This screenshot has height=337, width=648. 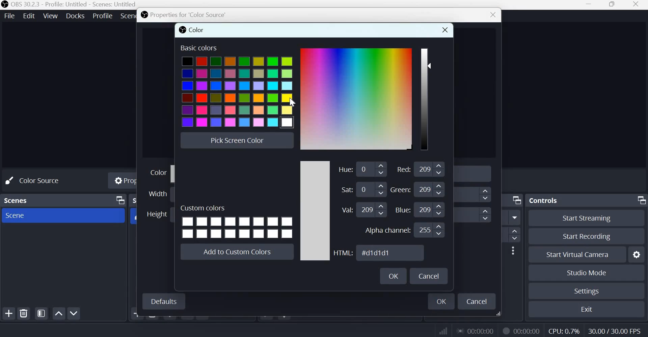 What do you see at coordinates (613, 330) in the screenshot?
I see `Frame Rate (FPS)` at bounding box center [613, 330].